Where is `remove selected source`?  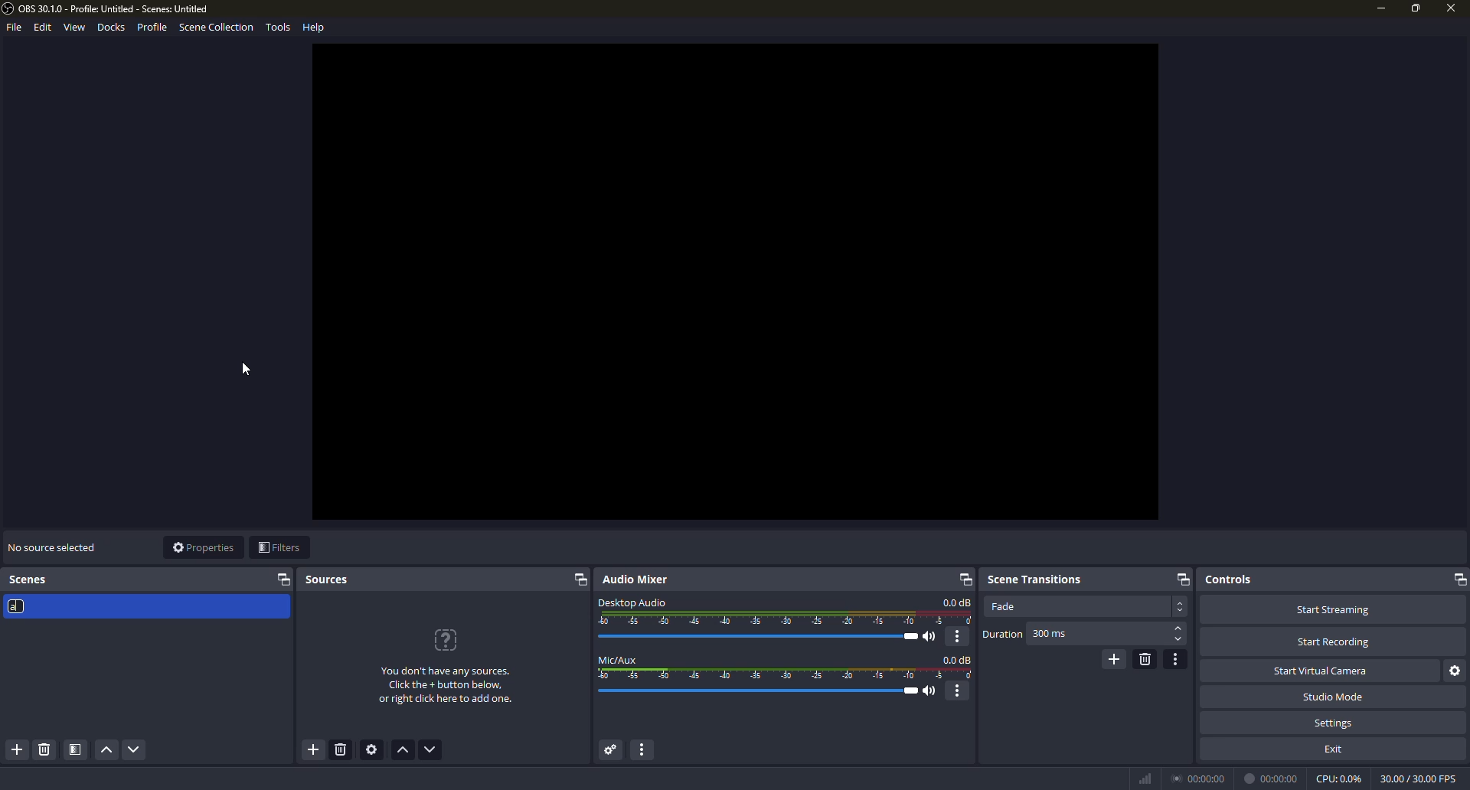
remove selected source is located at coordinates (343, 752).